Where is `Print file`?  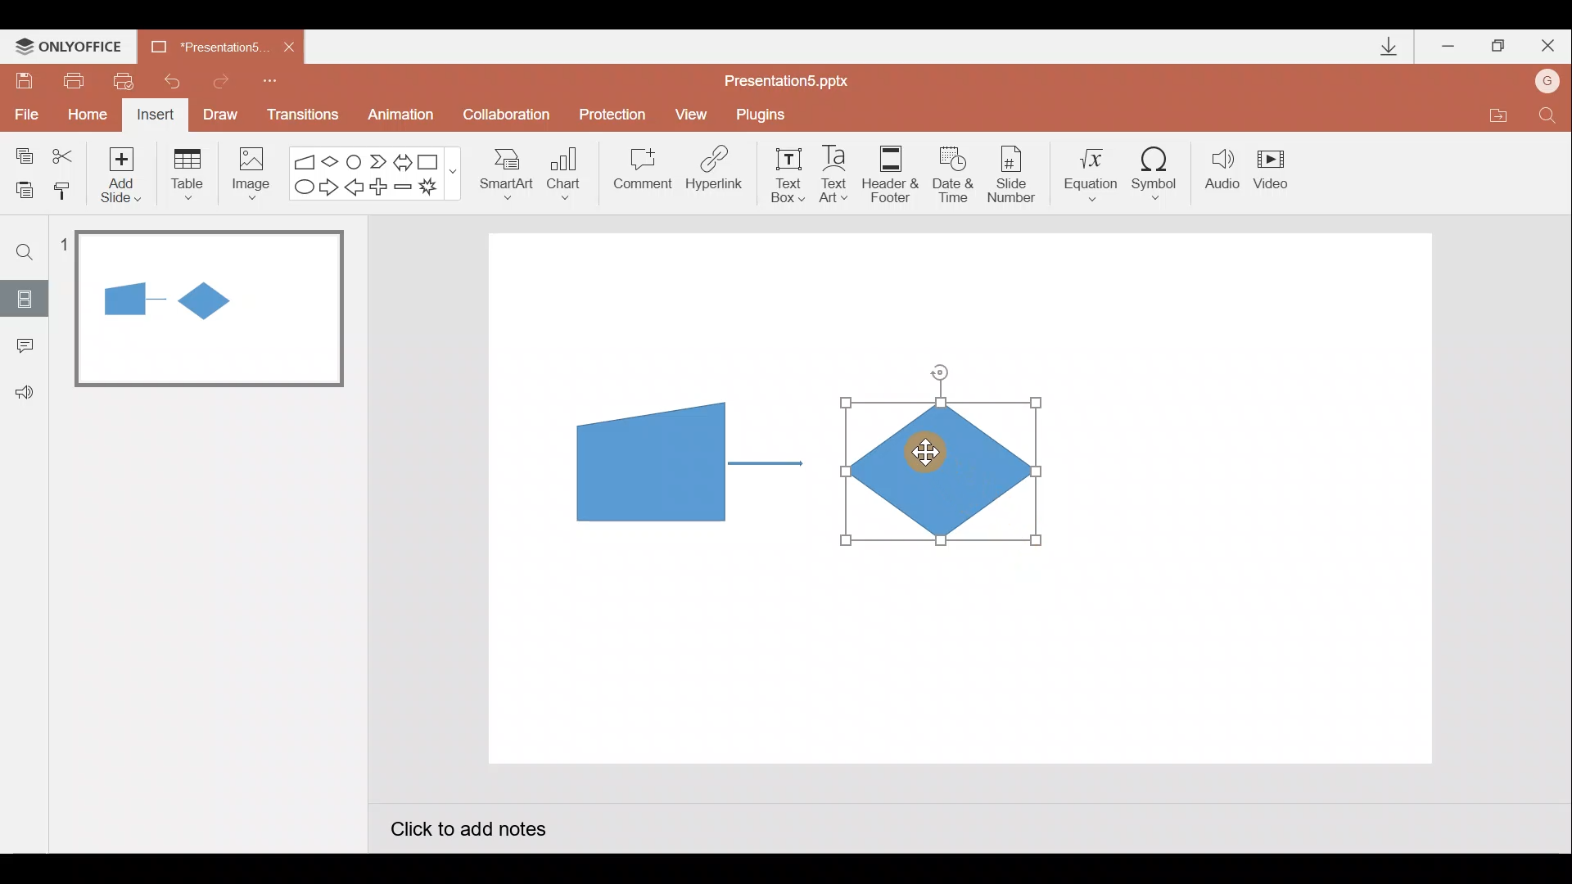 Print file is located at coordinates (70, 79).